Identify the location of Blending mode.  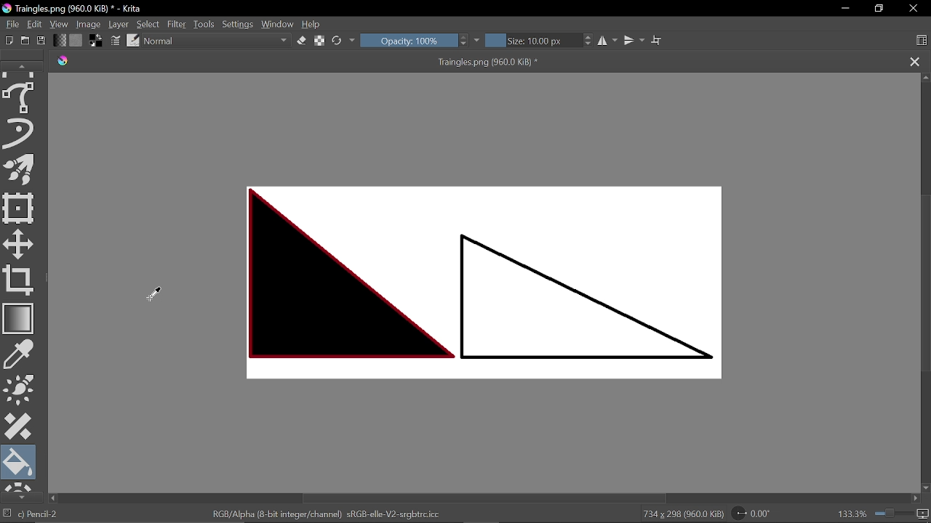
(217, 41).